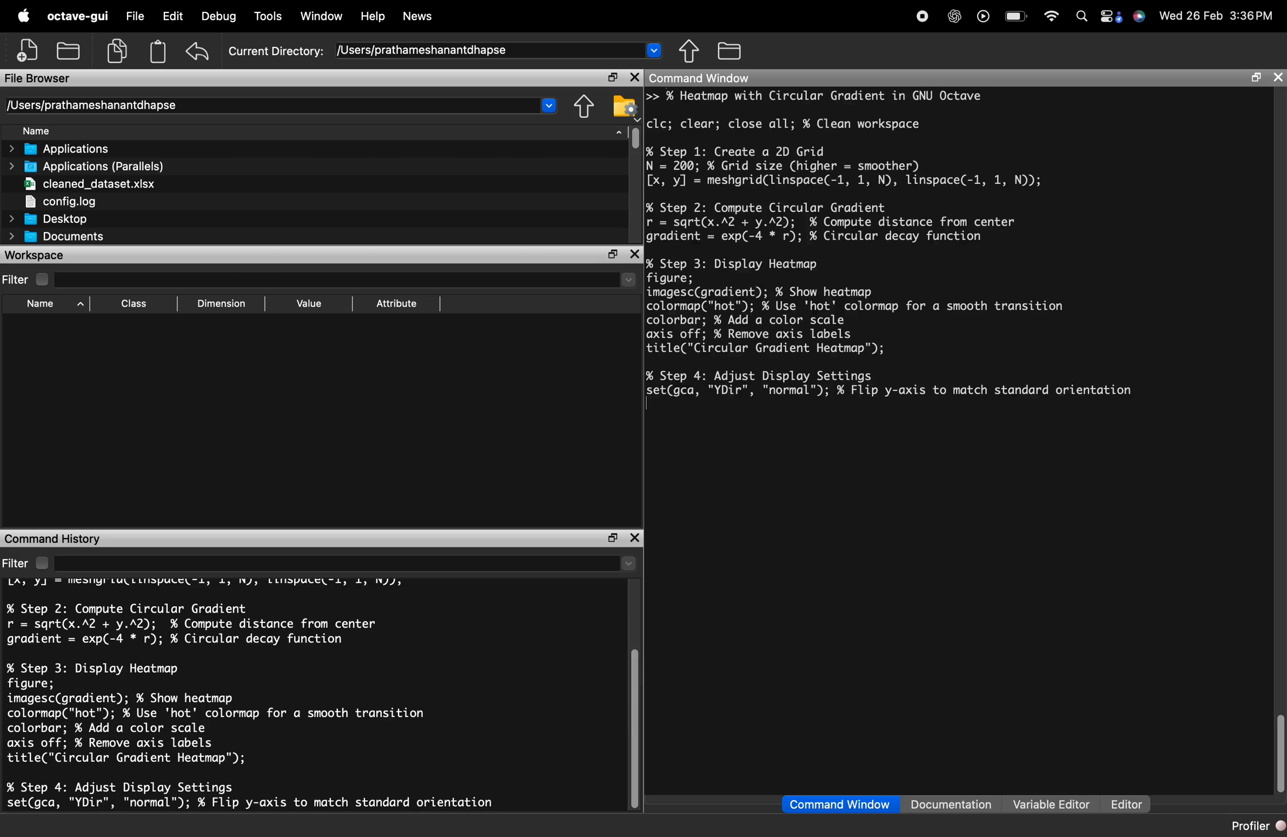  I want to click on Command History, so click(296, 538).